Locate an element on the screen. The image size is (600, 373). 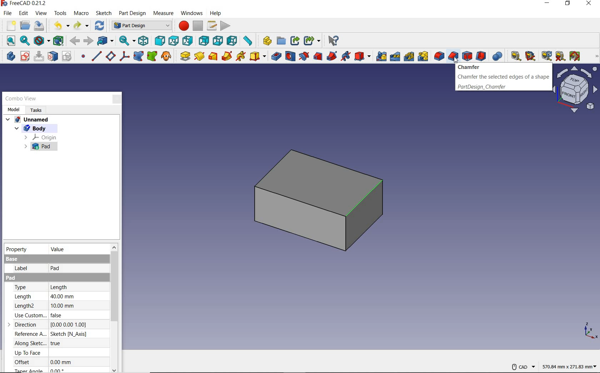
label is located at coordinates (17, 270).